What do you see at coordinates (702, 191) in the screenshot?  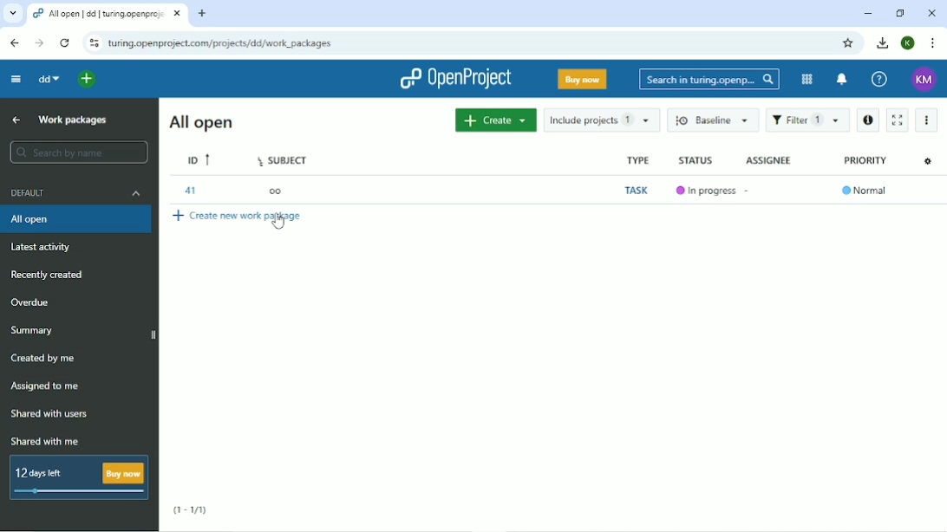 I see `In progress` at bounding box center [702, 191].